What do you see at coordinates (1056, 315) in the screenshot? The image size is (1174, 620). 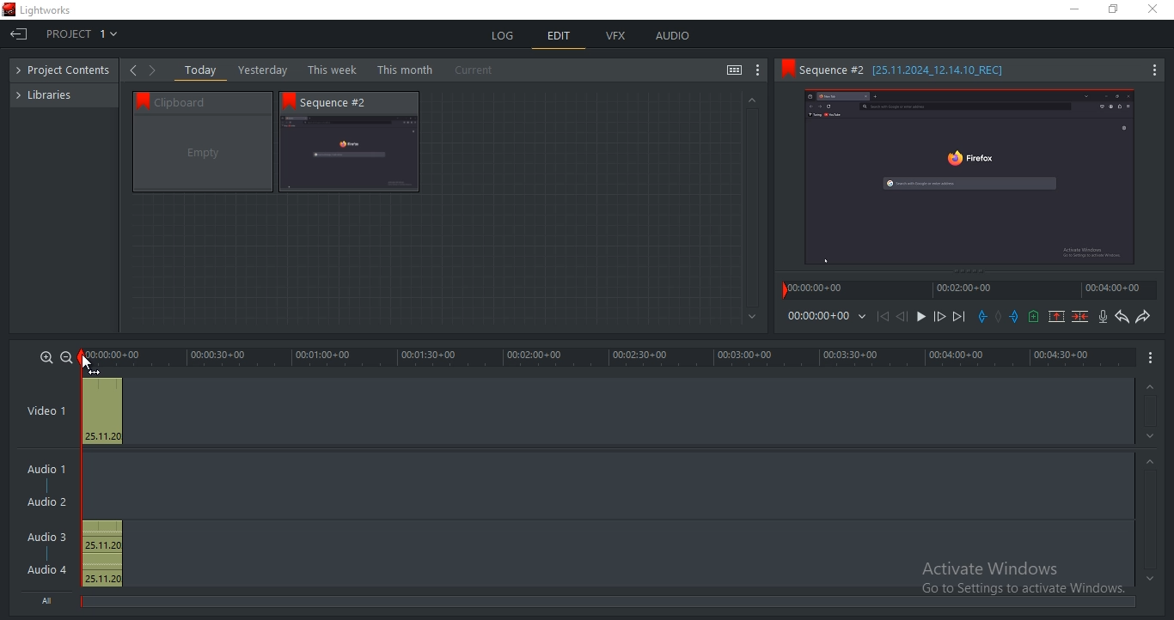 I see `remove marked section` at bounding box center [1056, 315].